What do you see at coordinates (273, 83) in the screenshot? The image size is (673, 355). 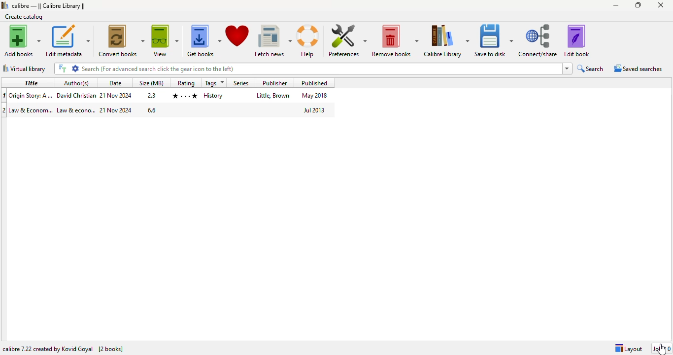 I see `publisher` at bounding box center [273, 83].